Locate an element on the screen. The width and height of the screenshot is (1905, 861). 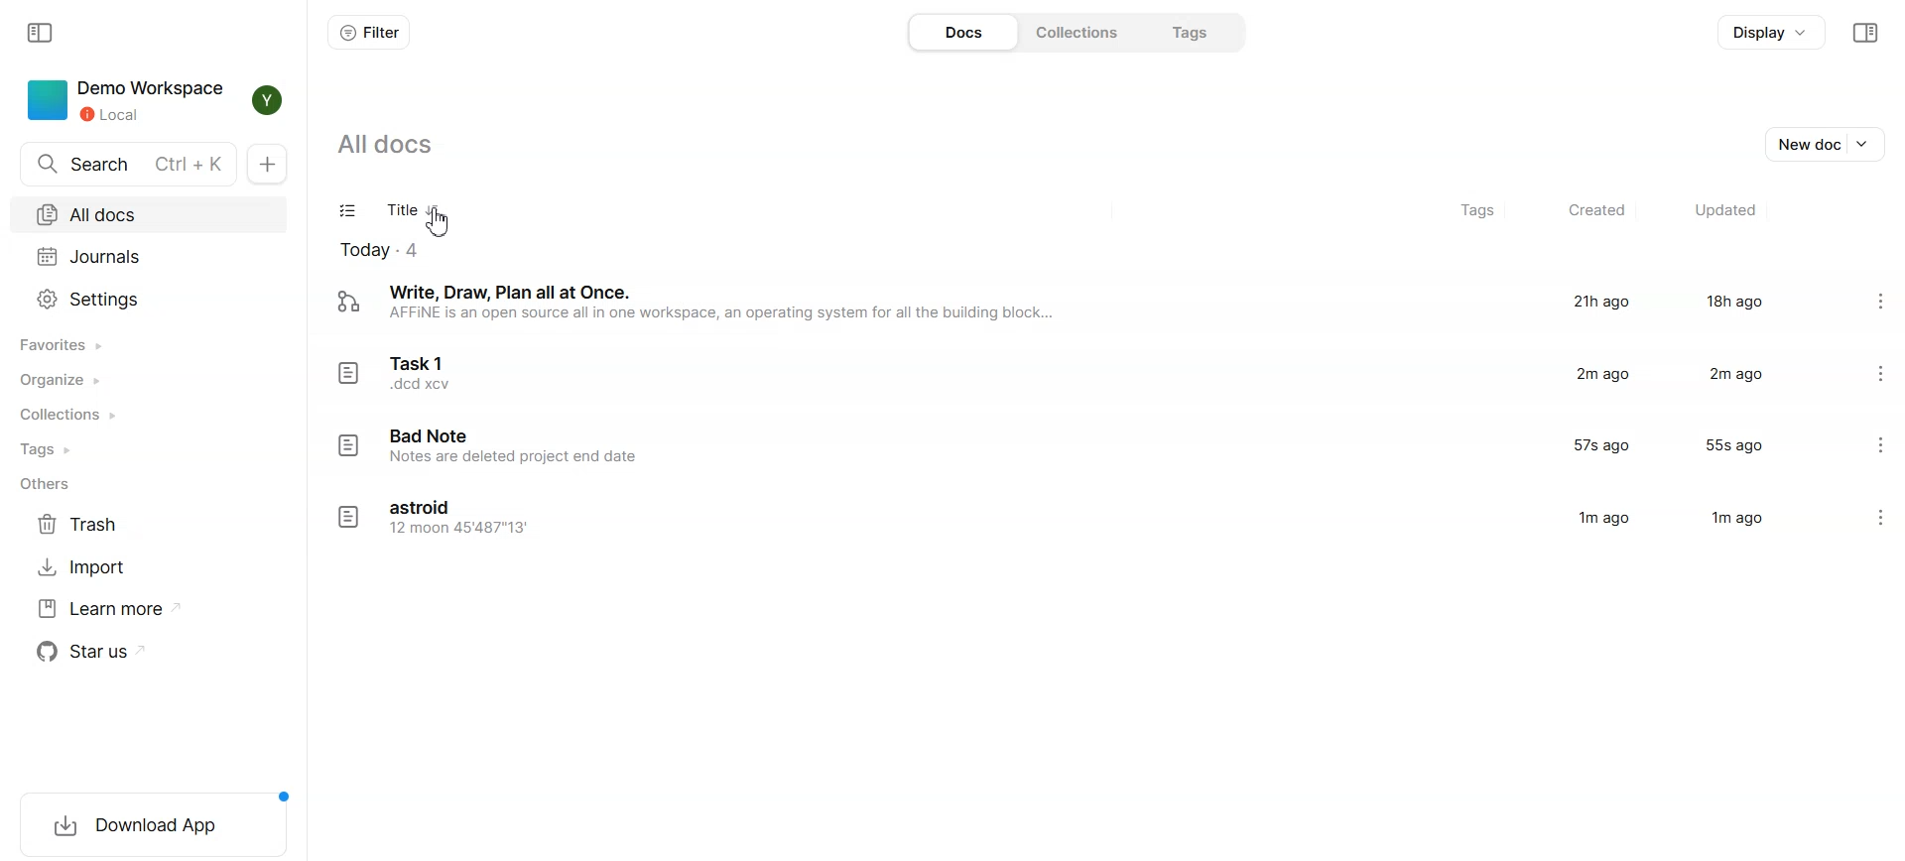
logo is located at coordinates (350, 518).